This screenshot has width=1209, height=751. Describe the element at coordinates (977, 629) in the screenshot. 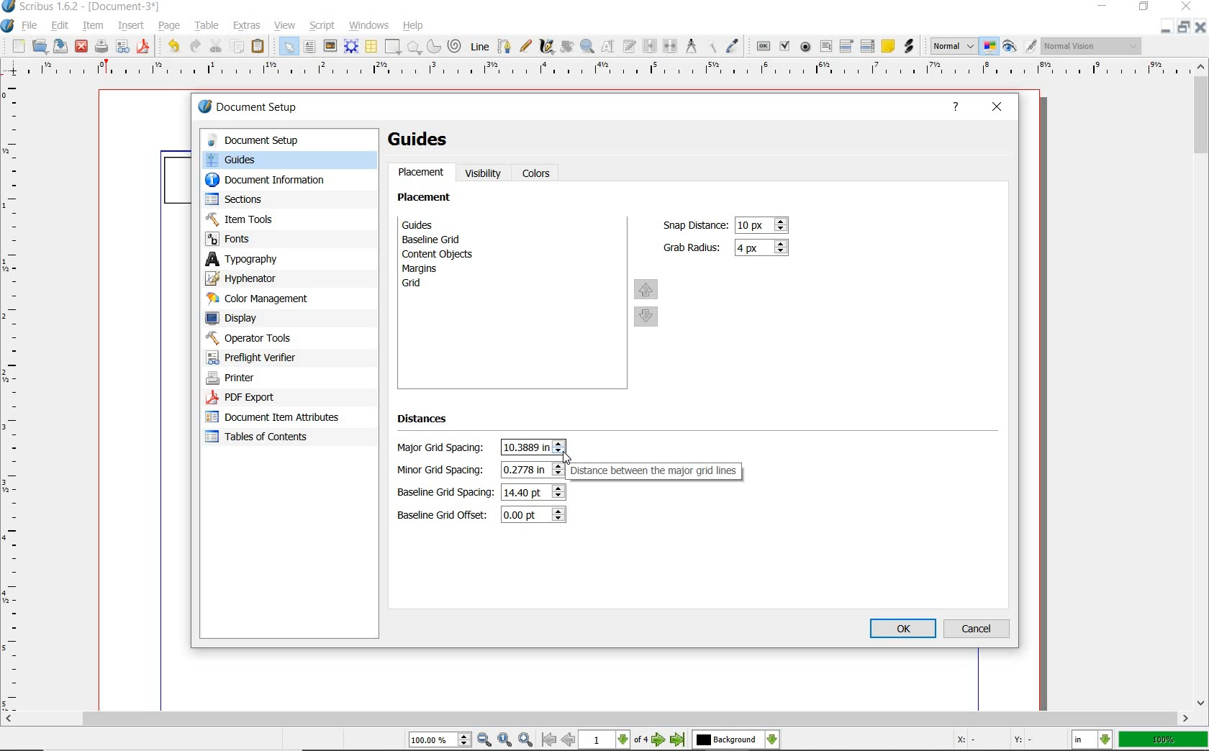

I see `cancel` at that location.